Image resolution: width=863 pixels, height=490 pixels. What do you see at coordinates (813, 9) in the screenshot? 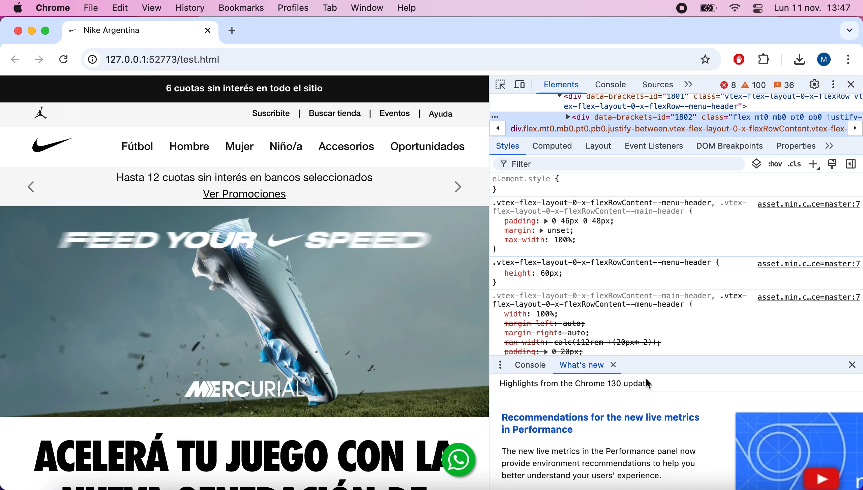
I see `time and date` at bounding box center [813, 9].